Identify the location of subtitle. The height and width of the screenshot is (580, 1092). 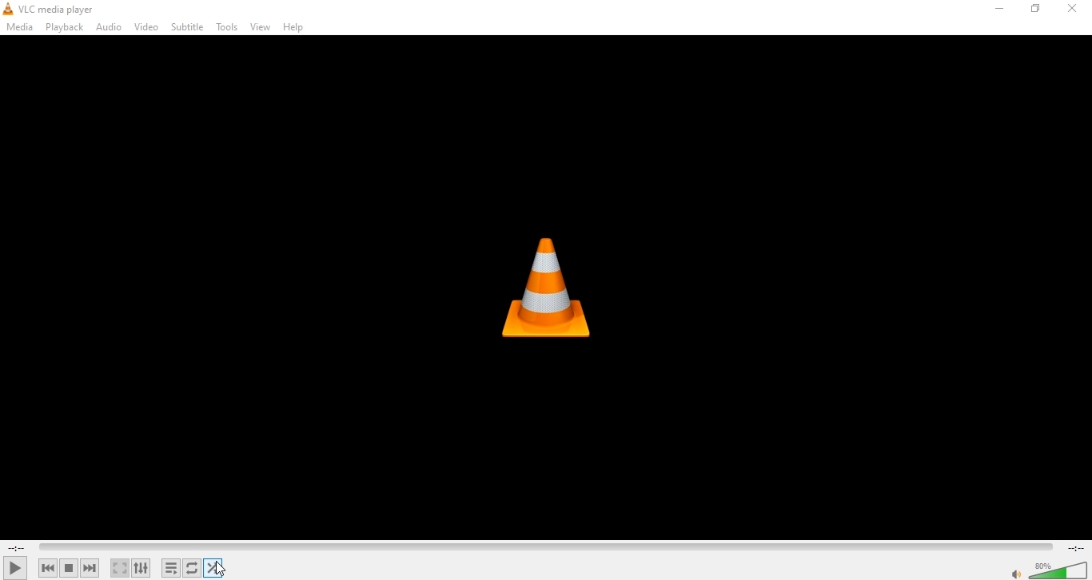
(186, 28).